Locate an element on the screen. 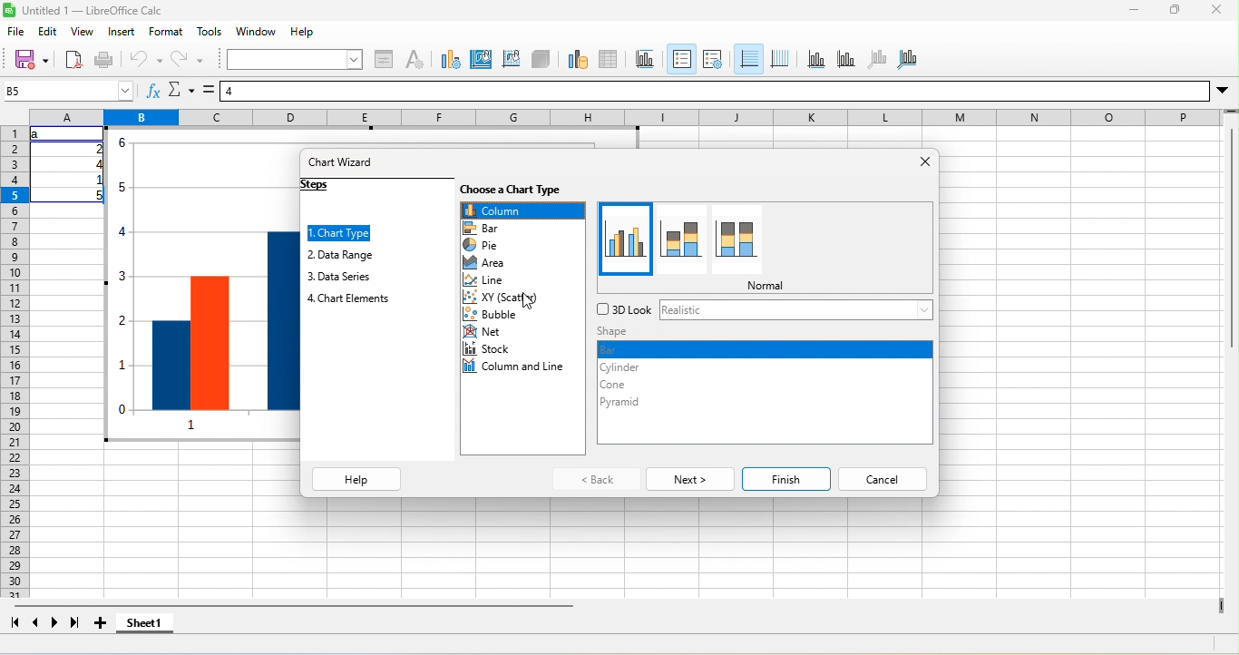 This screenshot has width=1239, height=655. tools is located at coordinates (210, 32).